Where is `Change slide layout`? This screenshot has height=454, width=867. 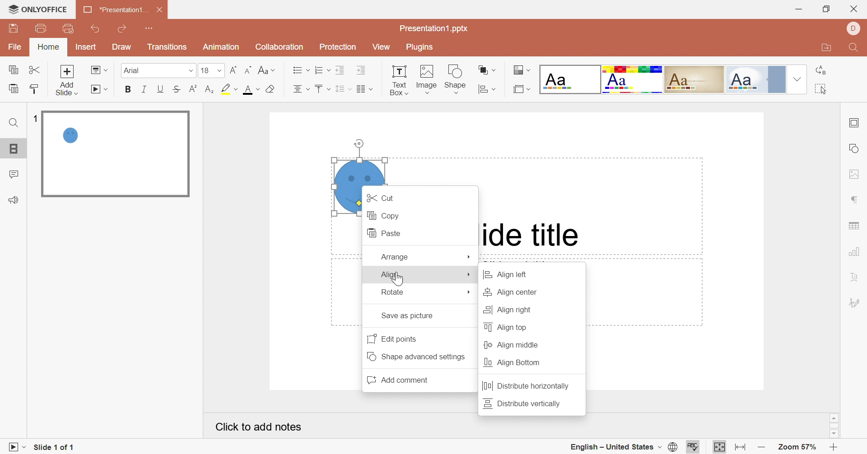 Change slide layout is located at coordinates (100, 69).